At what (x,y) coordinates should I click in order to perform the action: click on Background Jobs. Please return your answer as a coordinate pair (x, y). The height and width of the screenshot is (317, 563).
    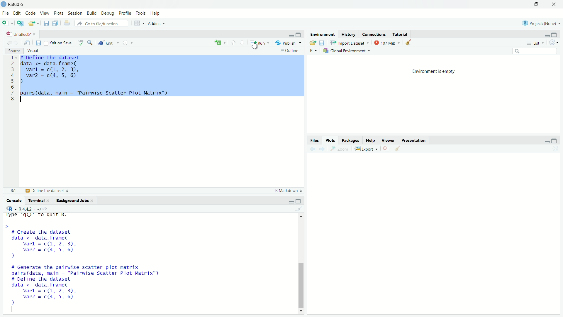
    Looking at the image, I should click on (74, 200).